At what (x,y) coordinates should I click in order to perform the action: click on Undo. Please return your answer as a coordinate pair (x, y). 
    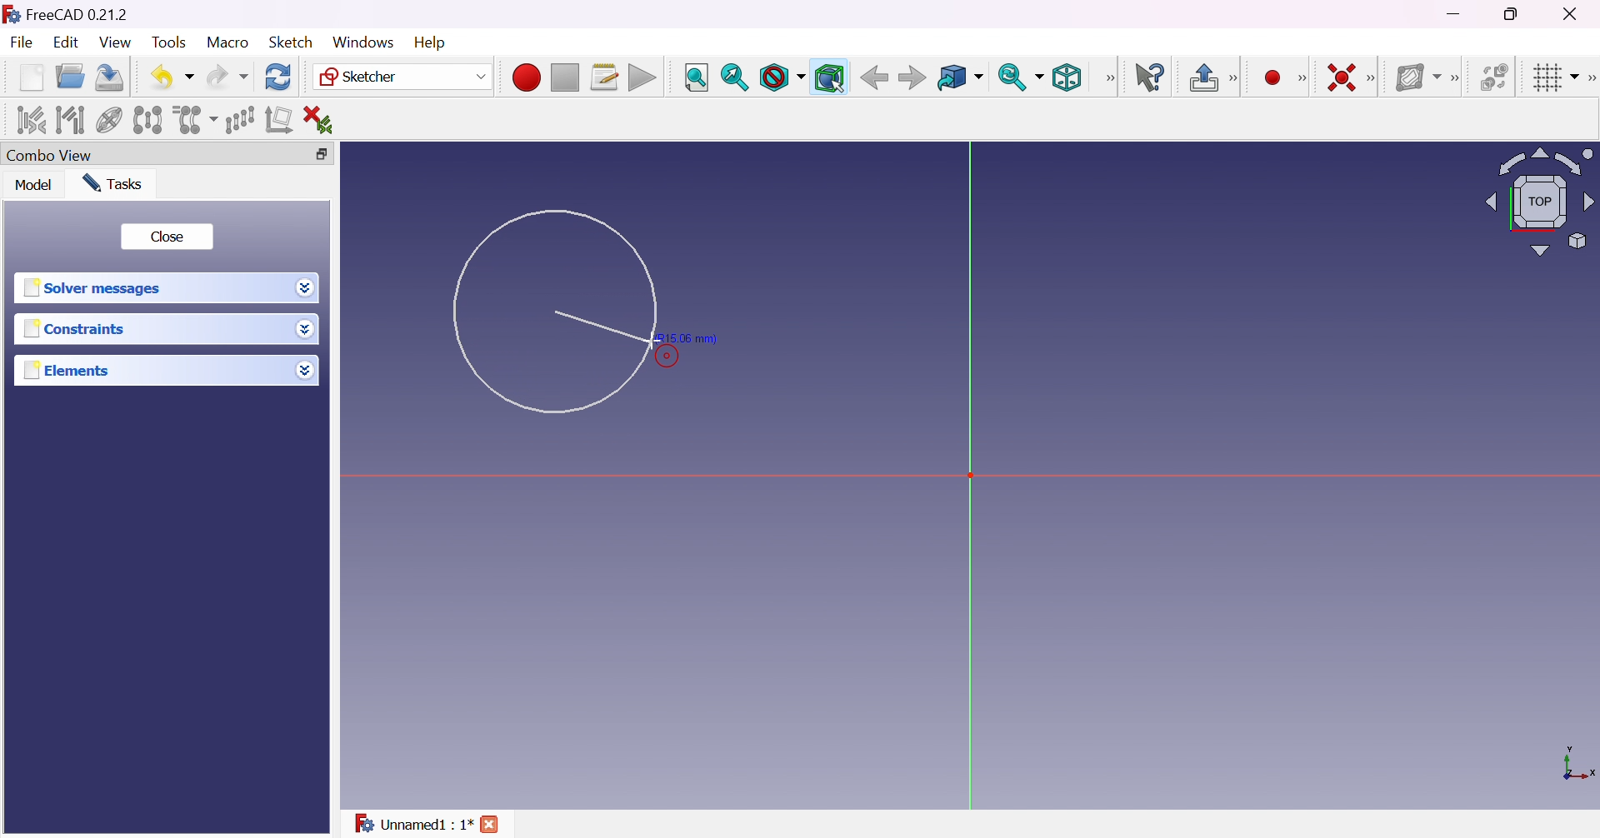
    Looking at the image, I should click on (172, 77).